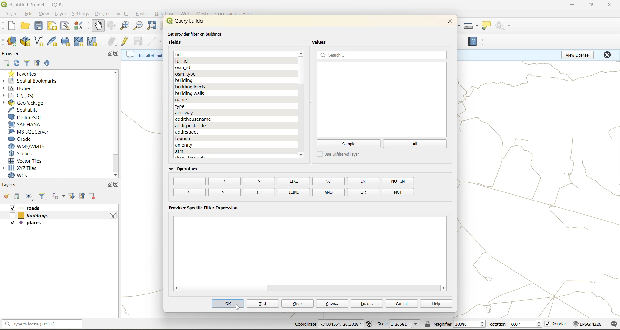 The width and height of the screenshot is (620, 330). I want to click on fields, so click(183, 61).